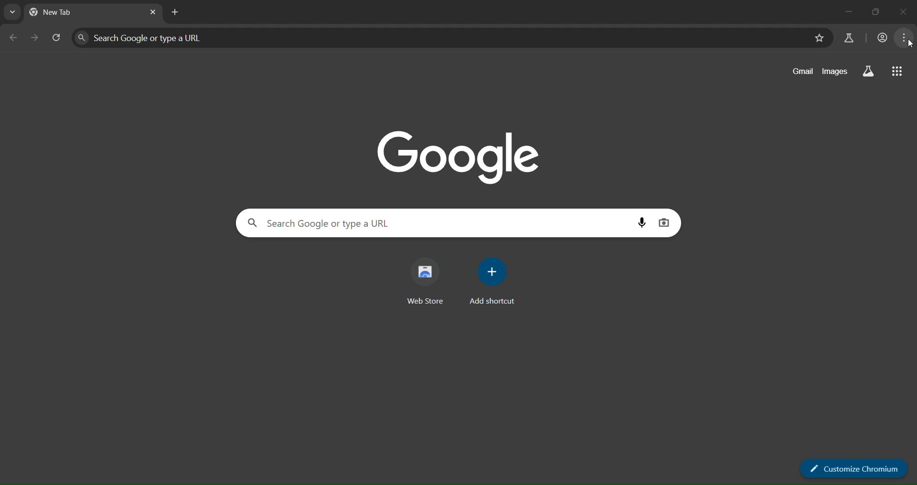  Describe the element at coordinates (664, 223) in the screenshot. I see `image search` at that location.